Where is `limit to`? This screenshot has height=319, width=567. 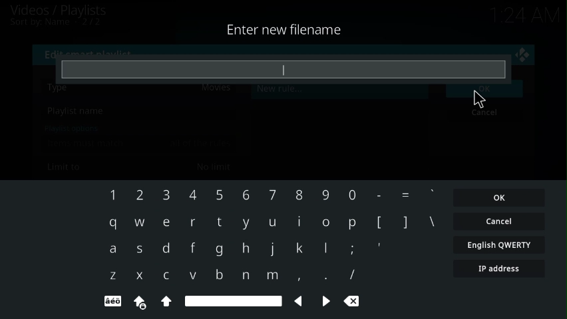
limit to is located at coordinates (66, 167).